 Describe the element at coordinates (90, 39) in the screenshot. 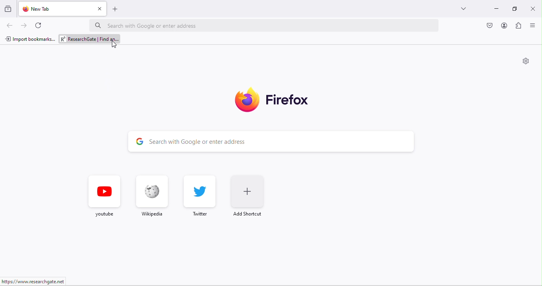

I see `research gate | find an` at that location.